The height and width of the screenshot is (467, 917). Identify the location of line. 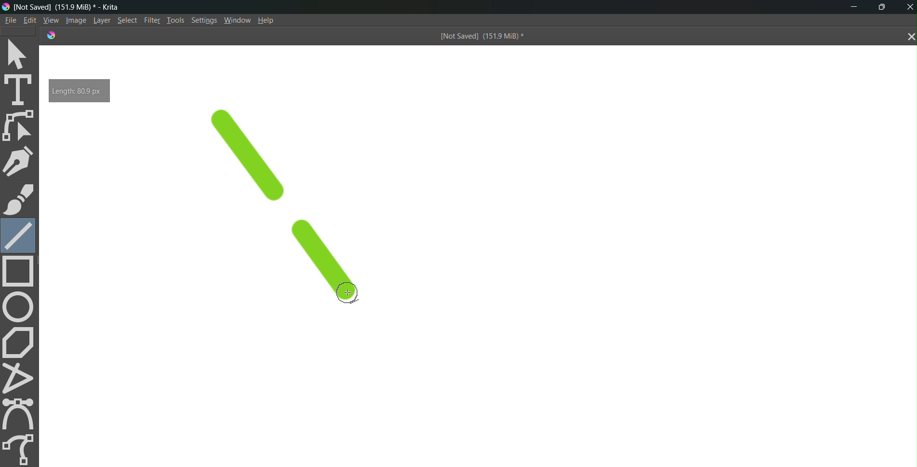
(18, 234).